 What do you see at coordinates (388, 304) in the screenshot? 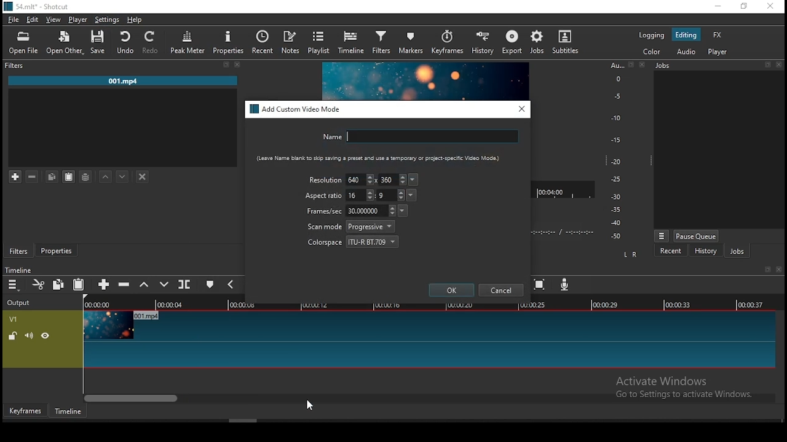
I see `00:00:16` at bounding box center [388, 304].